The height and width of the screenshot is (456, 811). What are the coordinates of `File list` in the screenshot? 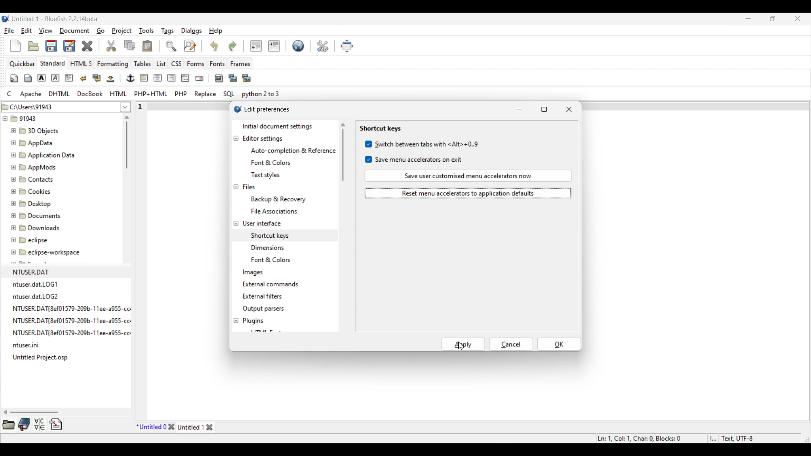 It's located at (126, 107).